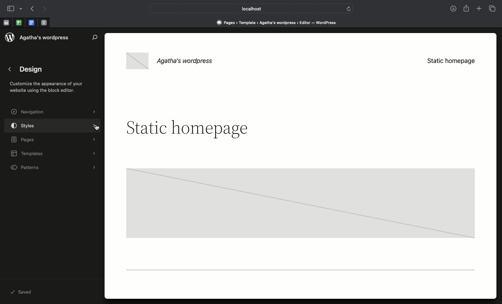  I want to click on Static homepage, so click(450, 62).